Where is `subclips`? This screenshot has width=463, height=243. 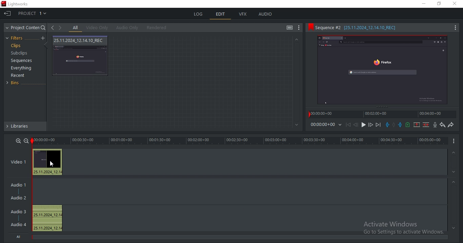 subclips is located at coordinates (19, 53).